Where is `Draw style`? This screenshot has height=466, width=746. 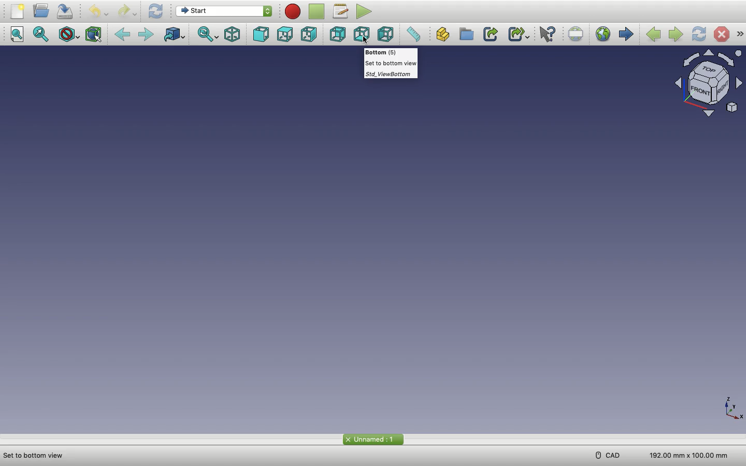 Draw style is located at coordinates (69, 35).